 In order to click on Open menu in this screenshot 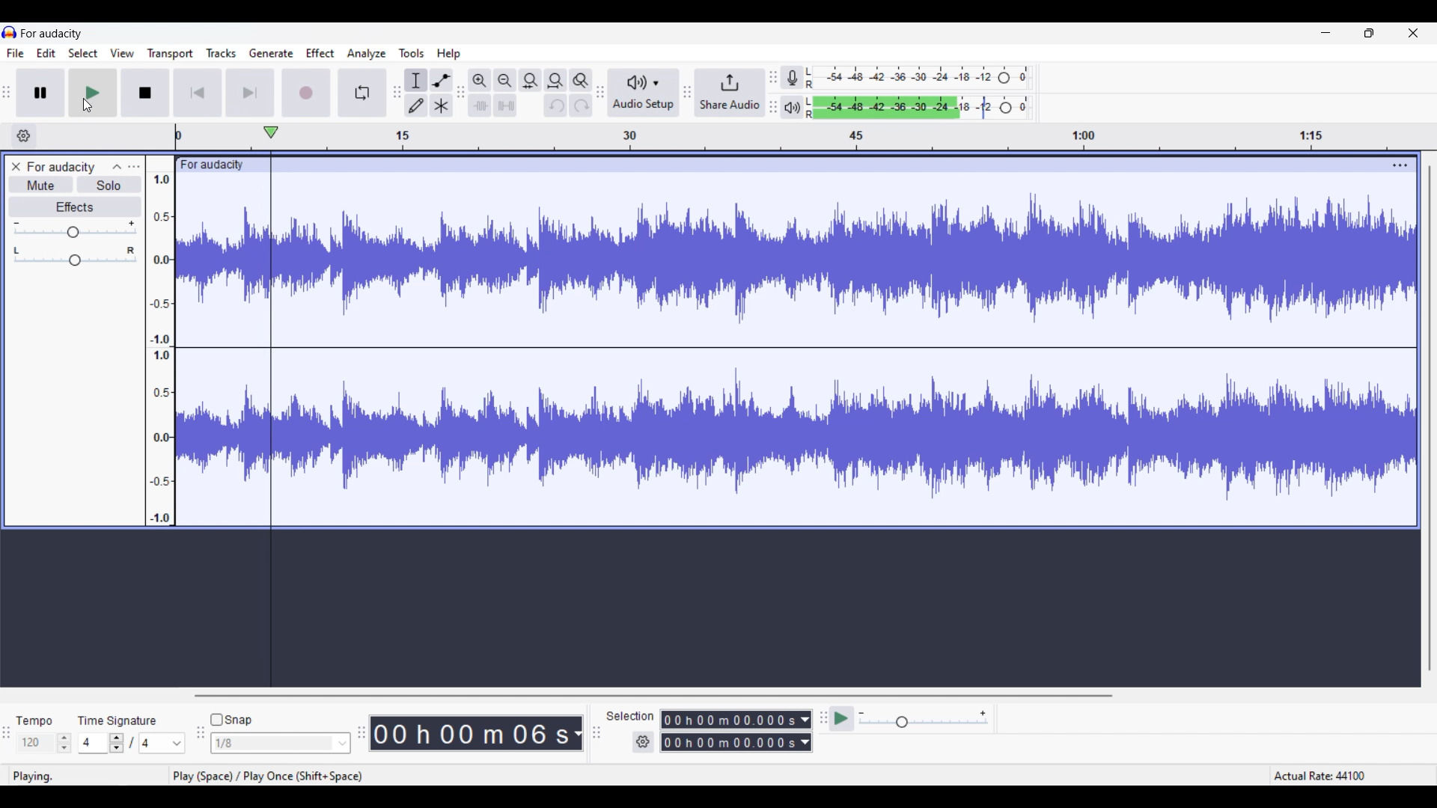, I will do `click(134, 168)`.